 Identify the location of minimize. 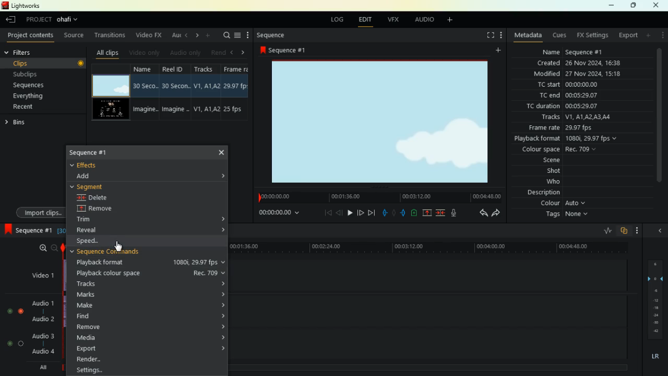
(609, 6).